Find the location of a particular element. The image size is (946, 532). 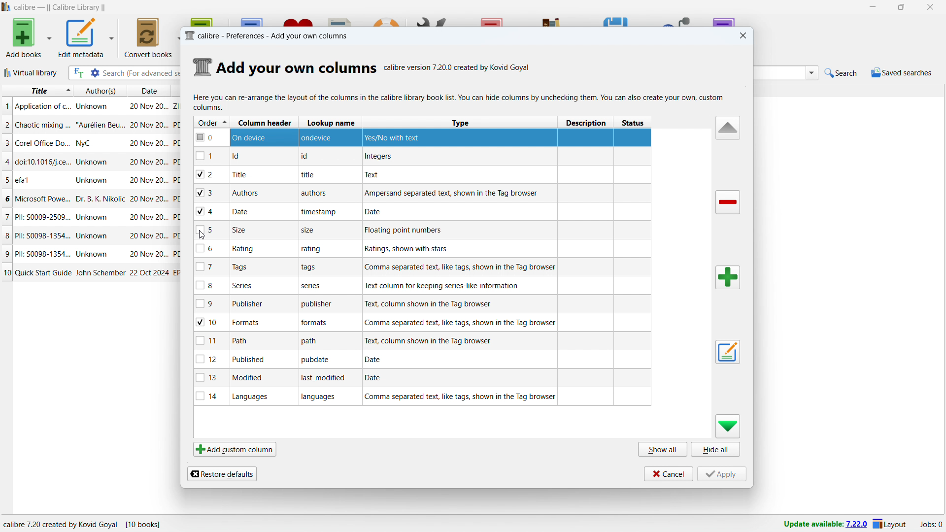

series is located at coordinates (248, 285).